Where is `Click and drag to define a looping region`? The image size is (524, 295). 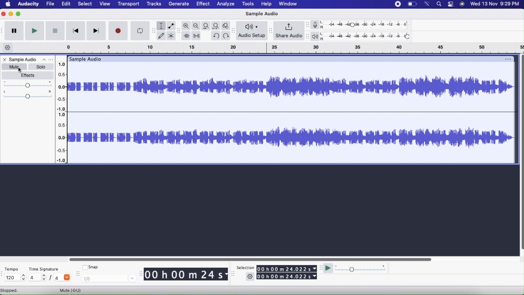
Click and drag to define a looping region is located at coordinates (291, 48).